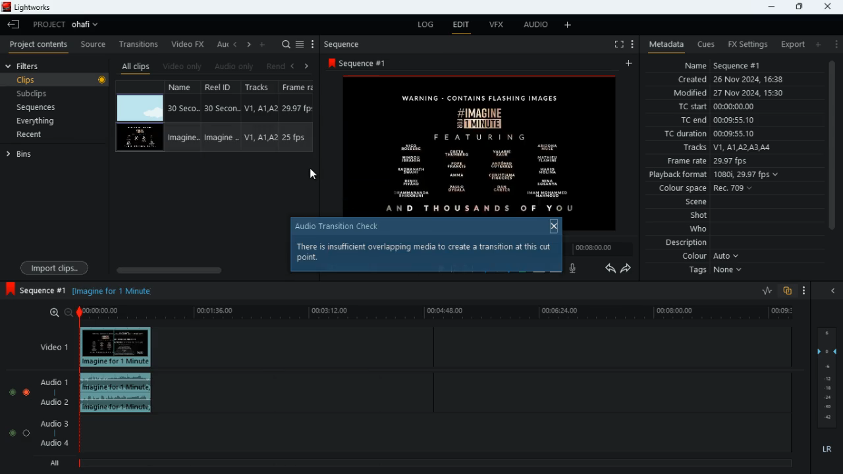  I want to click on audio transition check, so click(344, 227).